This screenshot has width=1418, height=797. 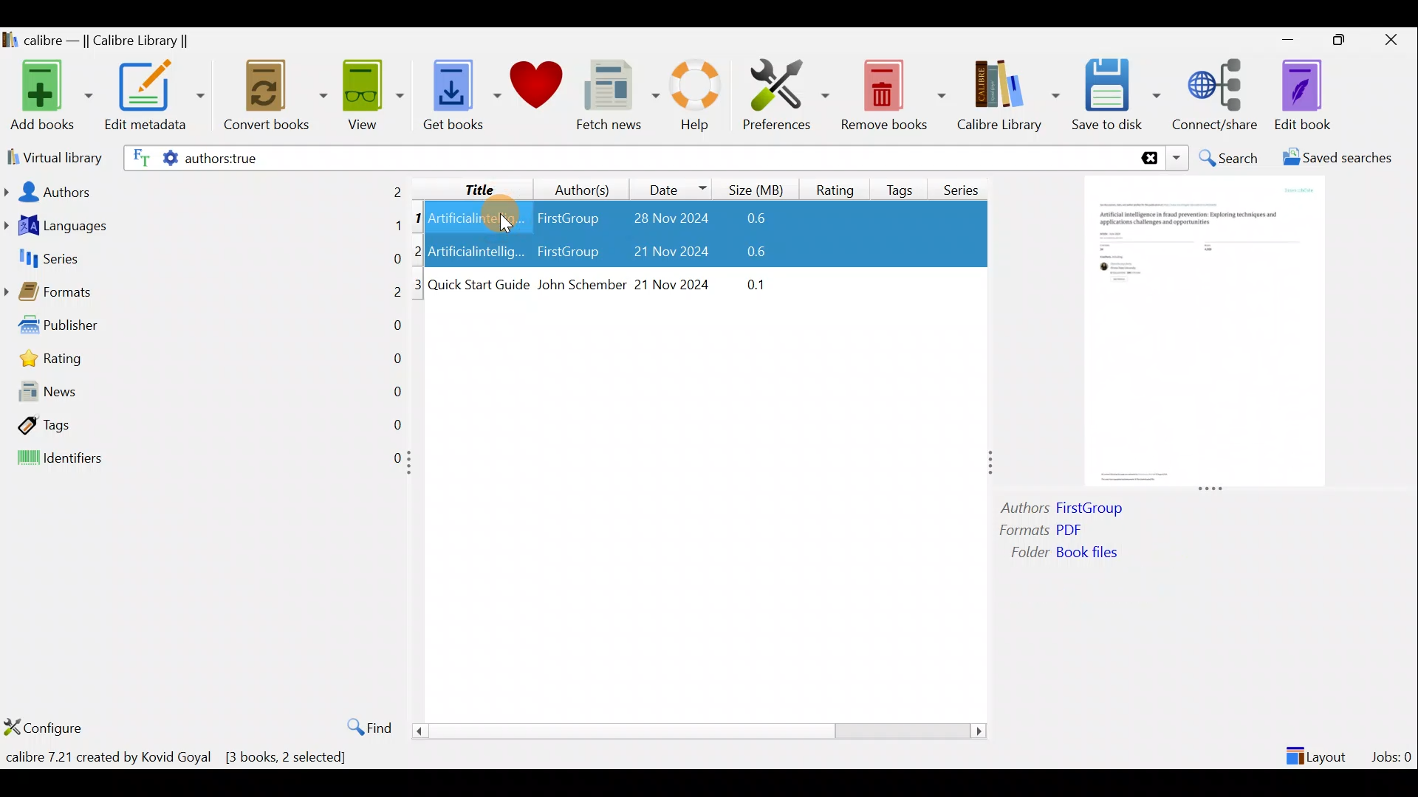 What do you see at coordinates (204, 395) in the screenshot?
I see `News` at bounding box center [204, 395].